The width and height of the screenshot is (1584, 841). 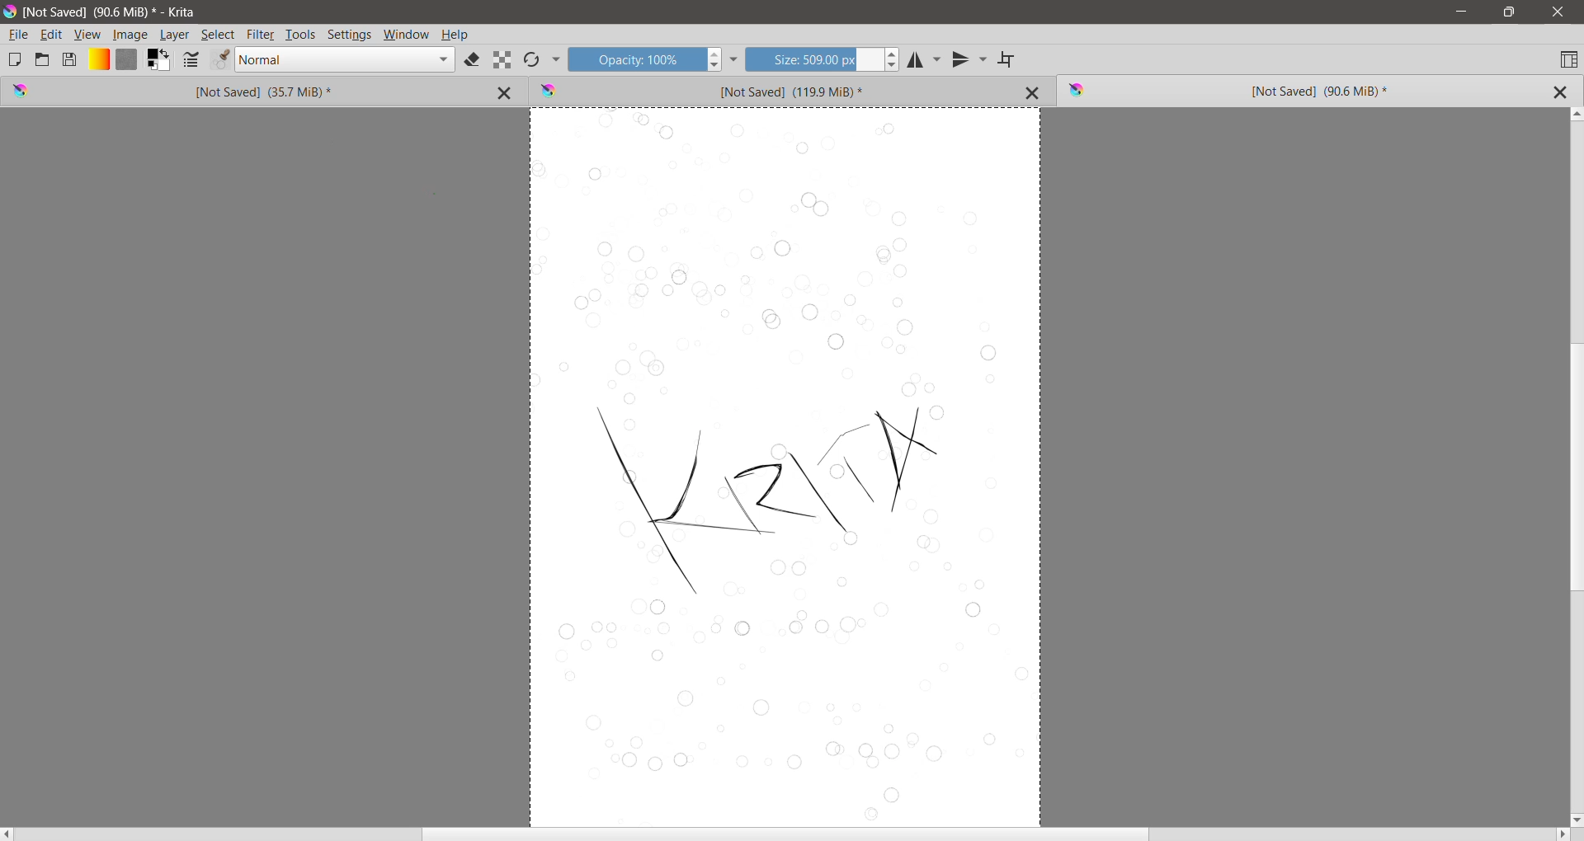 What do you see at coordinates (785, 468) in the screenshot?
I see `Selection` at bounding box center [785, 468].